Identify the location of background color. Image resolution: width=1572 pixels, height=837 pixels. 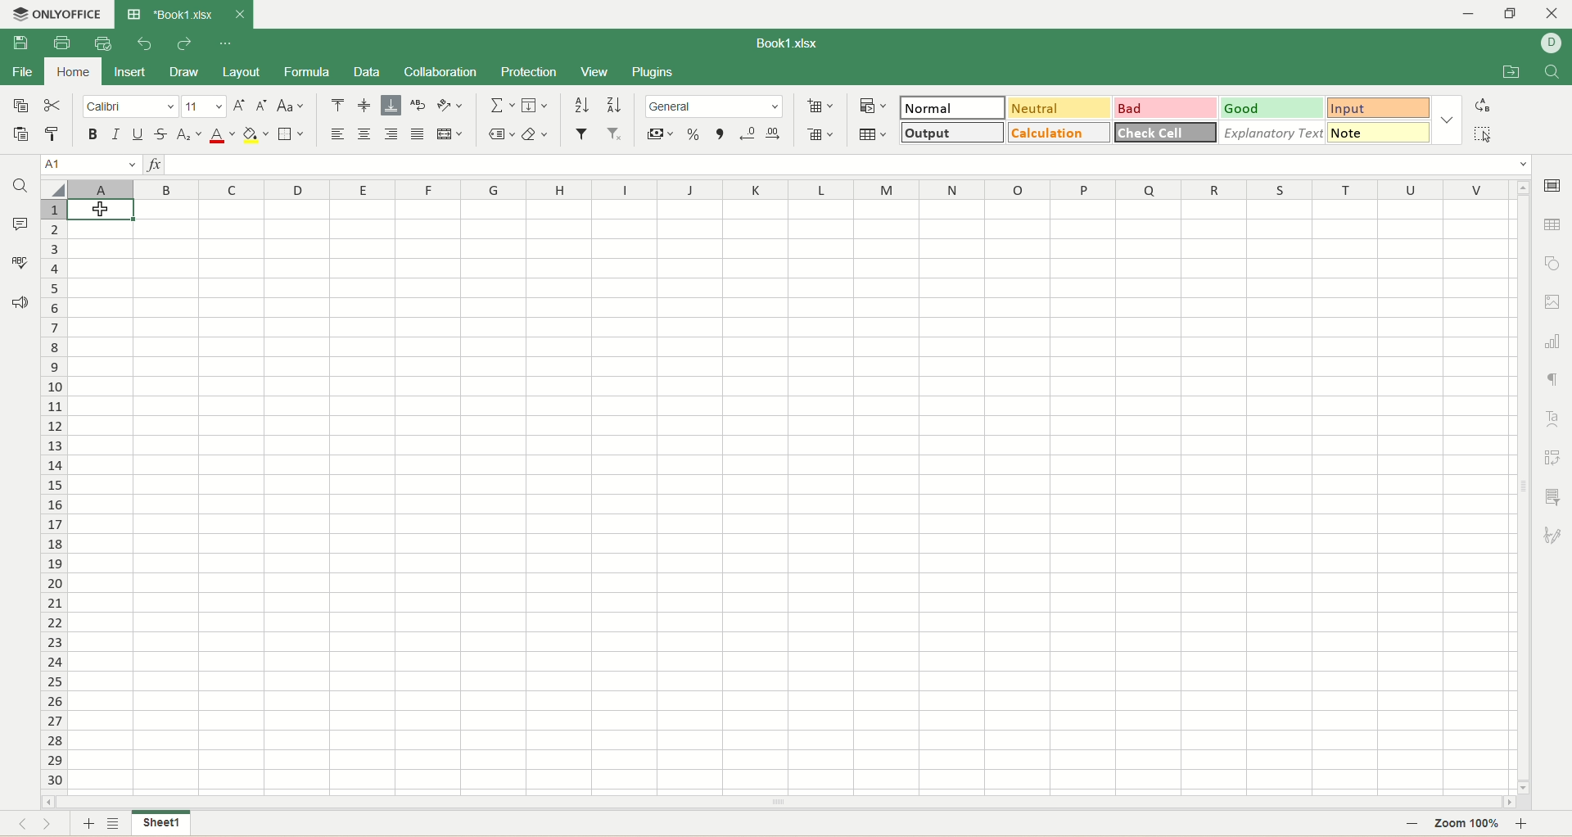
(255, 134).